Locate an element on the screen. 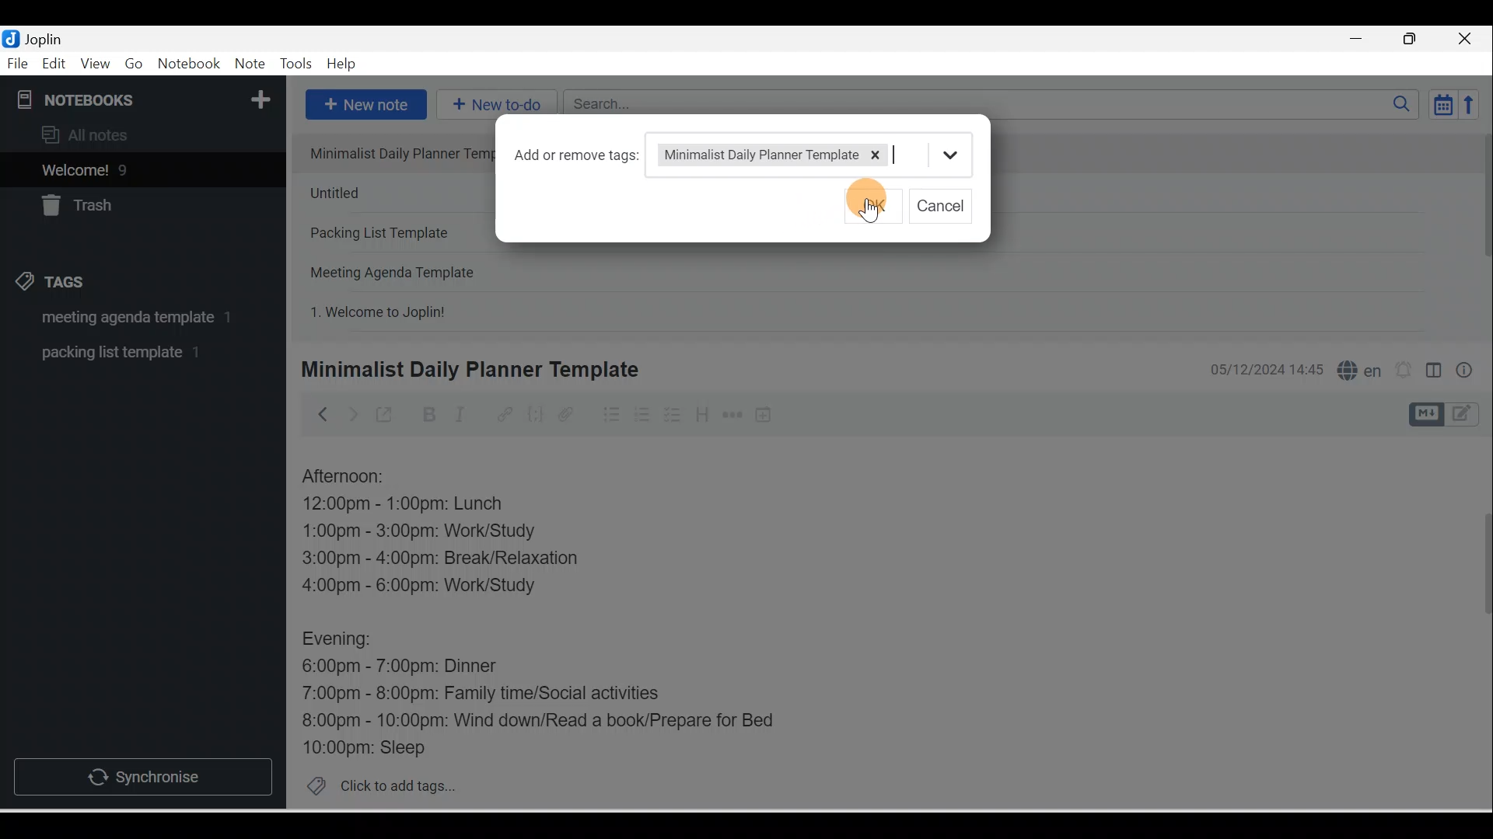  New note is located at coordinates (363, 106).